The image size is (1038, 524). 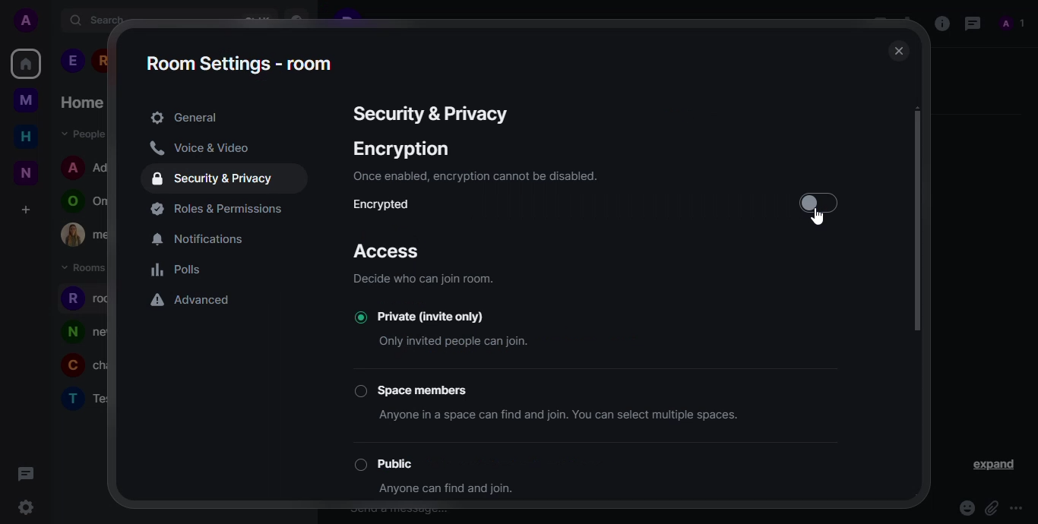 What do you see at coordinates (71, 332) in the screenshot?
I see `profile` at bounding box center [71, 332].